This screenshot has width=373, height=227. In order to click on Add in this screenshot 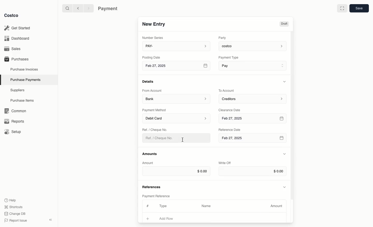, I will do `click(148, 218)`.